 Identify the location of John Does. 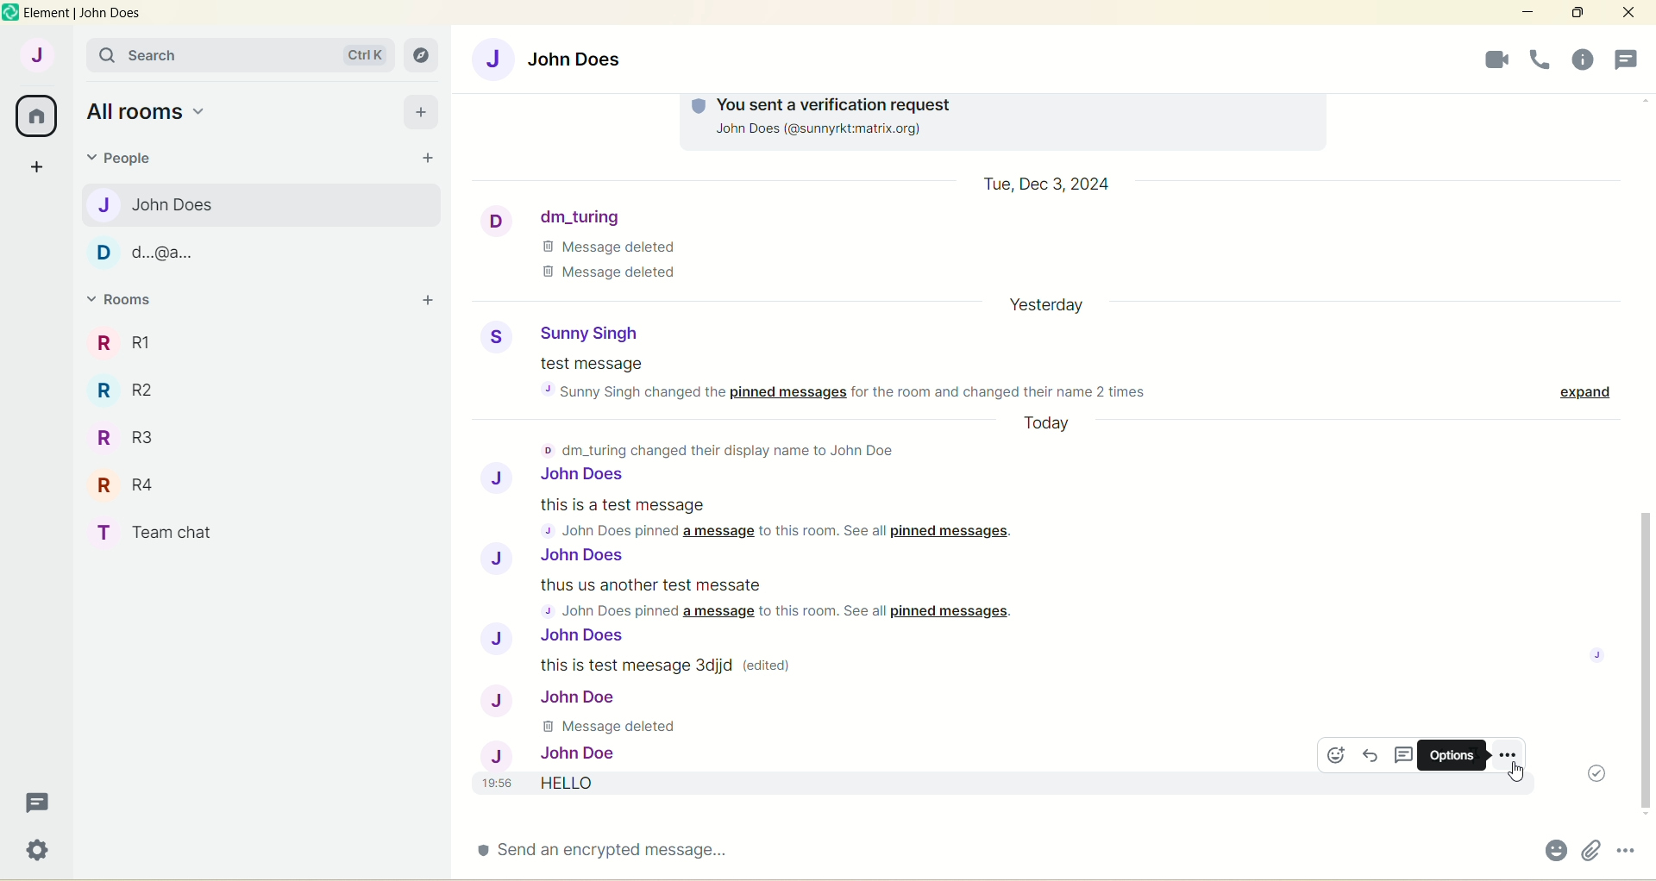
(561, 57).